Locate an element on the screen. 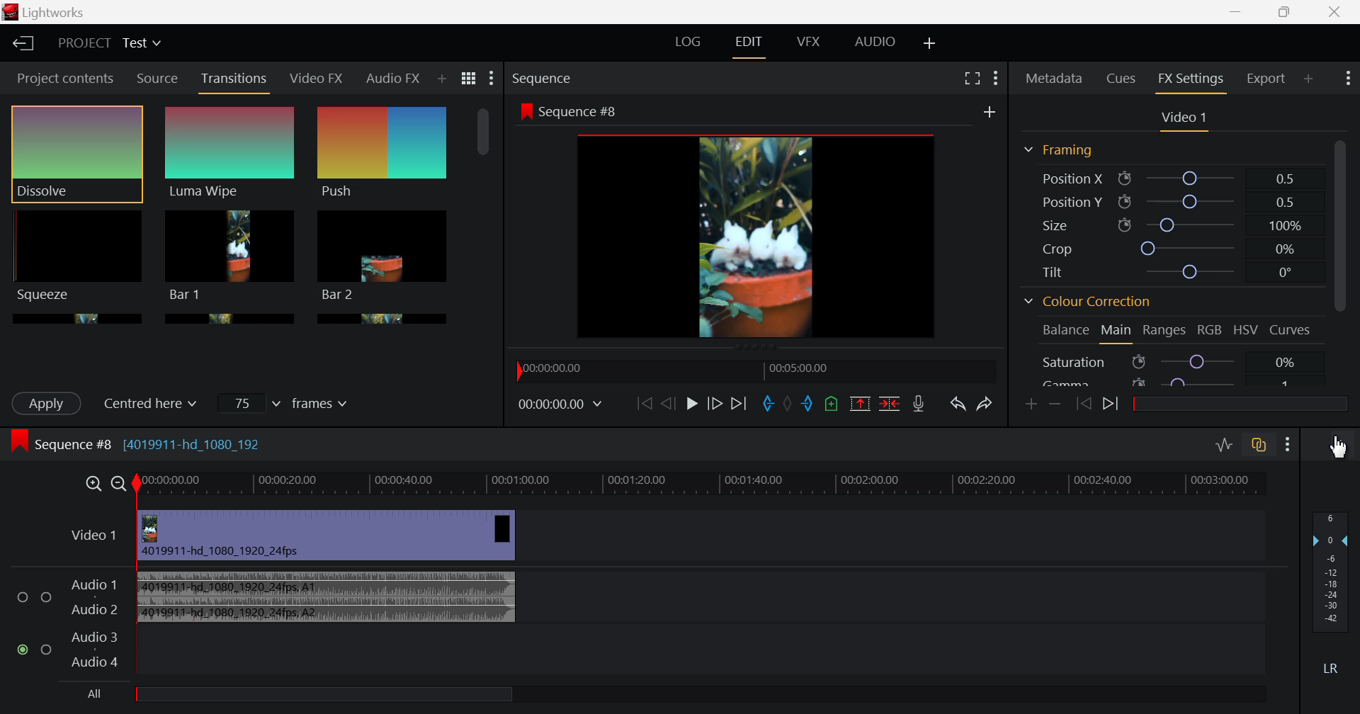  Bar 1 is located at coordinates (230, 256).